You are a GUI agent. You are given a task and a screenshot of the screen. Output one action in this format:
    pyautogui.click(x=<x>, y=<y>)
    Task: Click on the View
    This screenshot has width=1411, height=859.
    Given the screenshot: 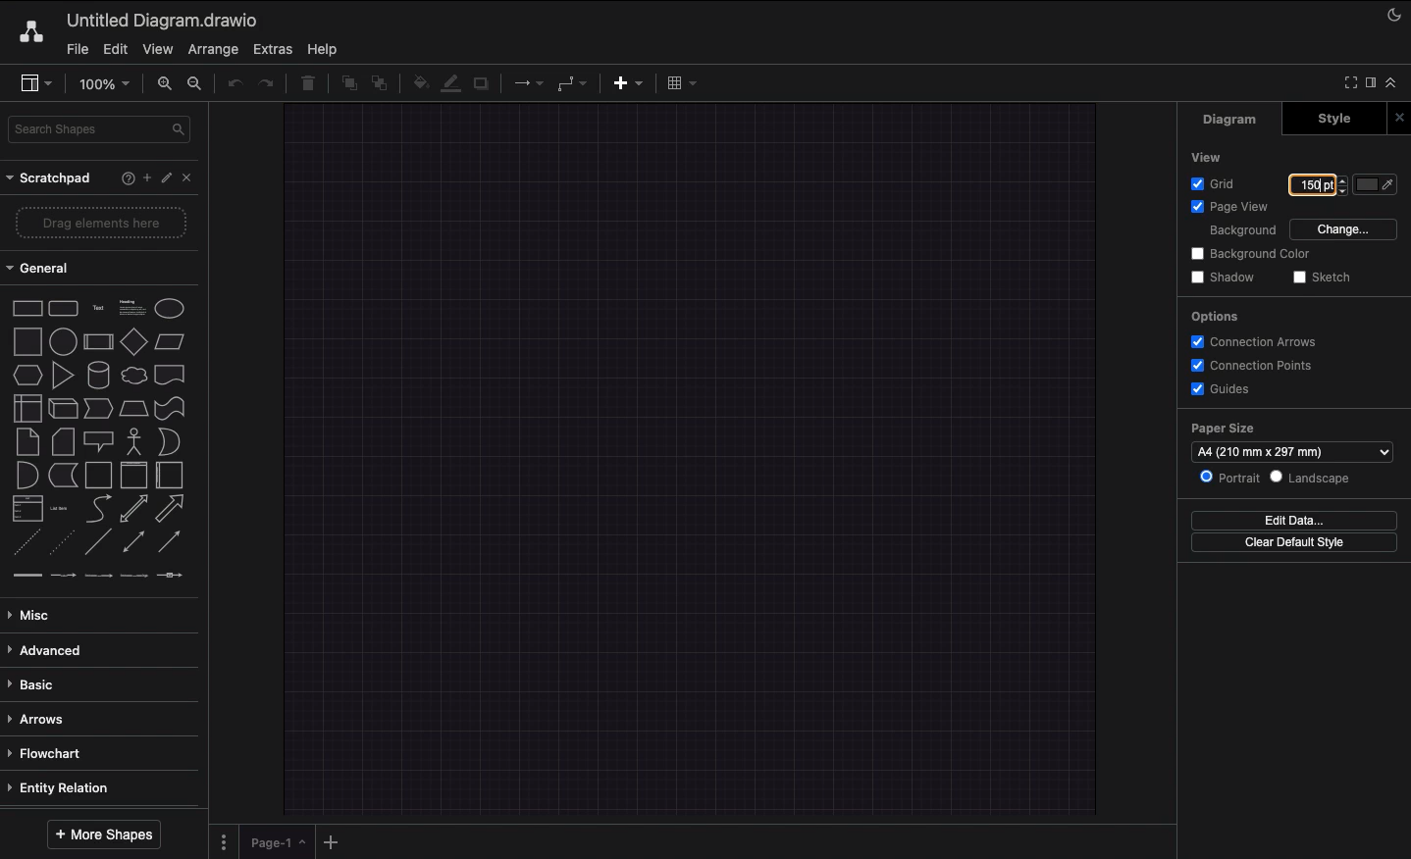 What is the action you would take?
    pyautogui.click(x=156, y=50)
    